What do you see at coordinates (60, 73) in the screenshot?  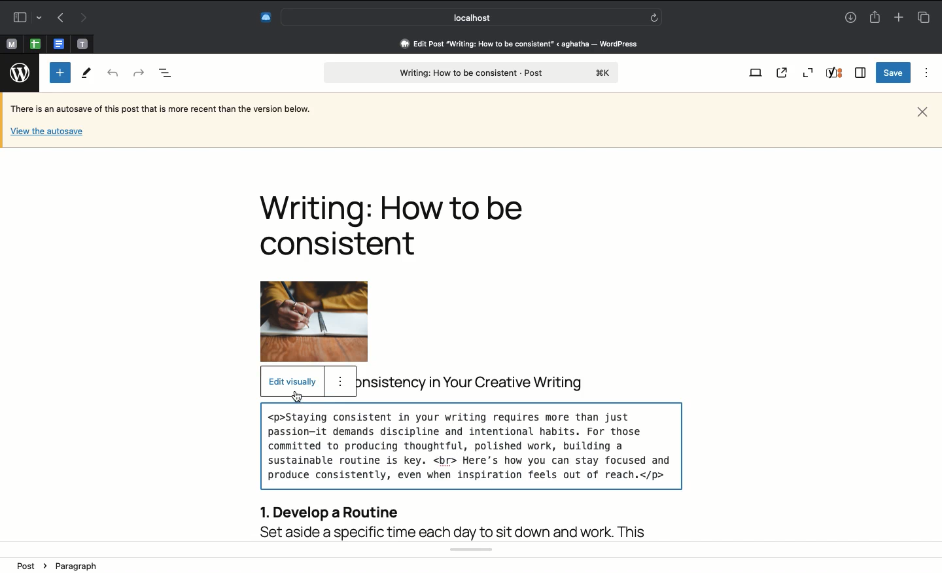 I see `Add new block` at bounding box center [60, 73].